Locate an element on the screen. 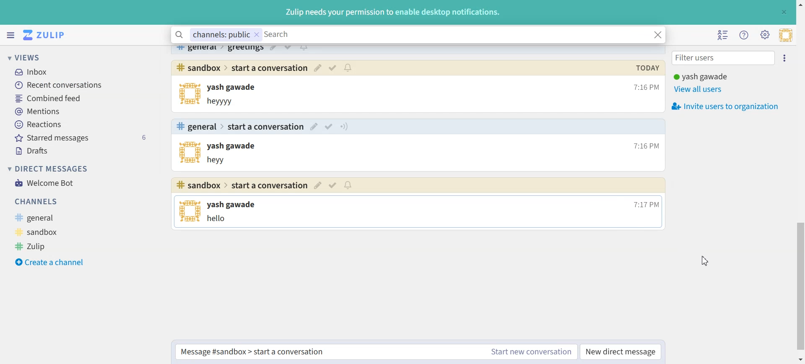  profile picture is located at coordinates (190, 212).